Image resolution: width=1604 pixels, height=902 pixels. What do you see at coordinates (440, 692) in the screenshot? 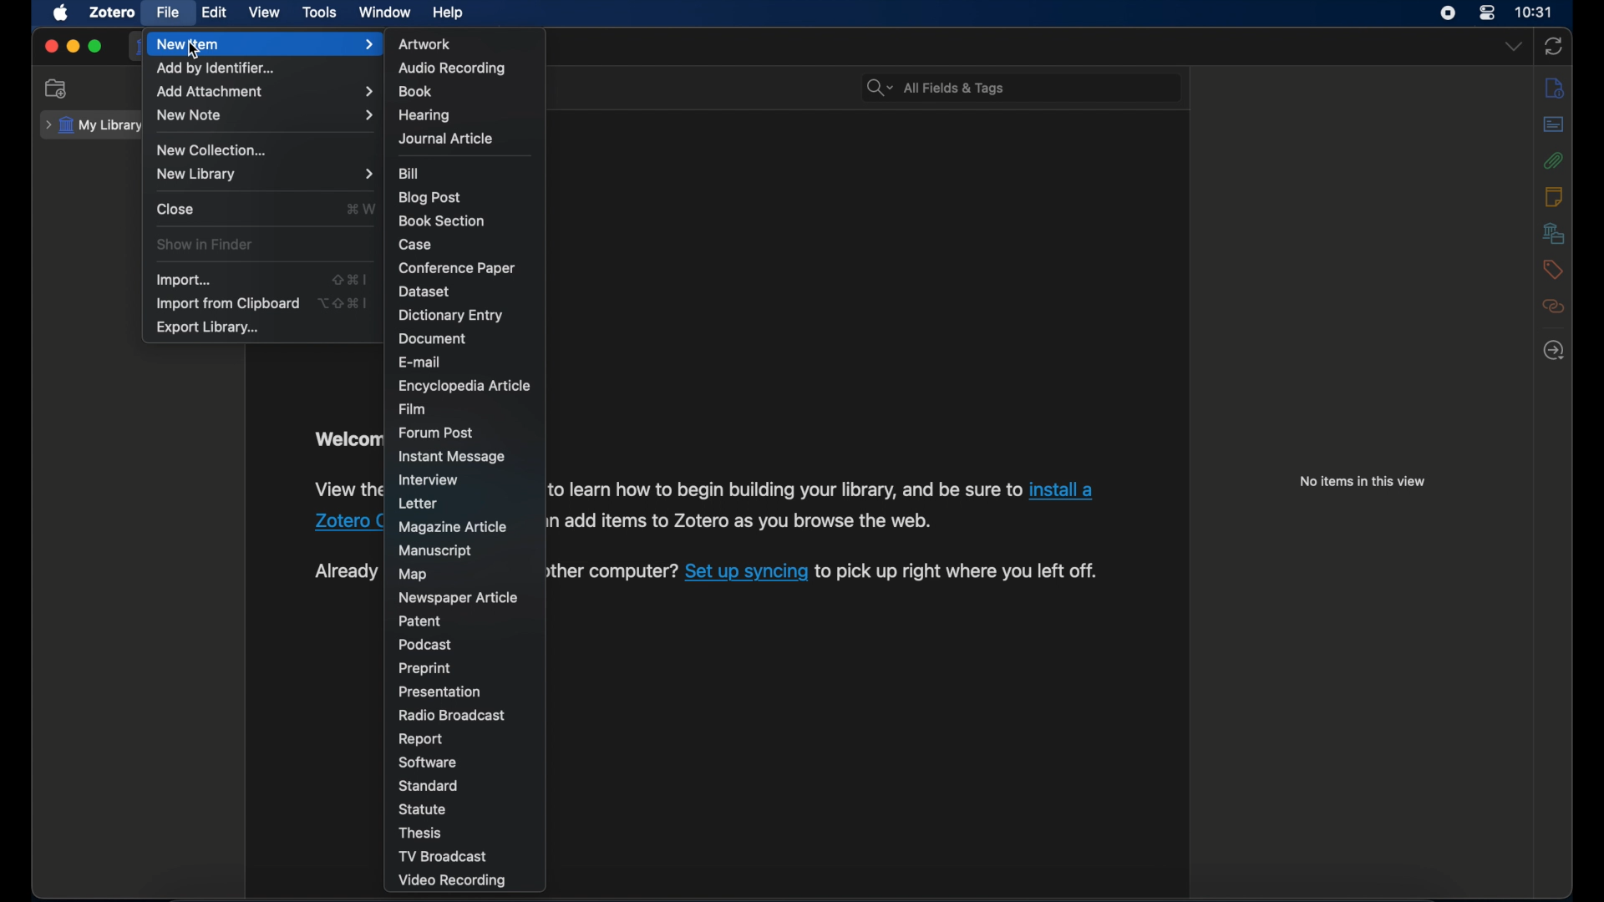
I see `presentation` at bounding box center [440, 692].